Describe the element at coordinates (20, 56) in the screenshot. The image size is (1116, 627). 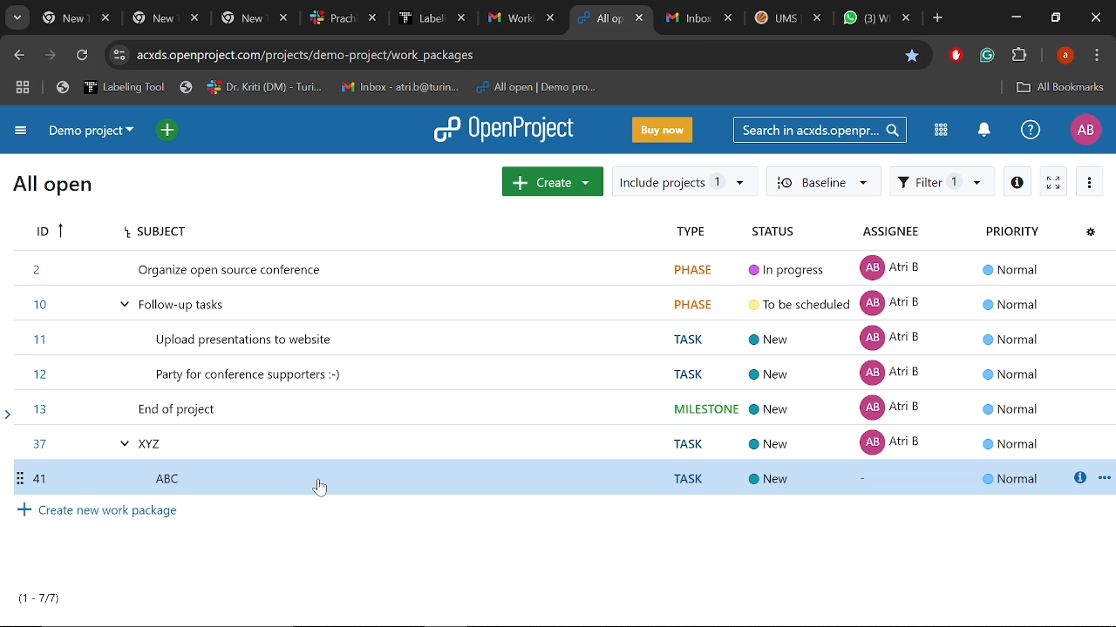
I see `Previous page` at that location.